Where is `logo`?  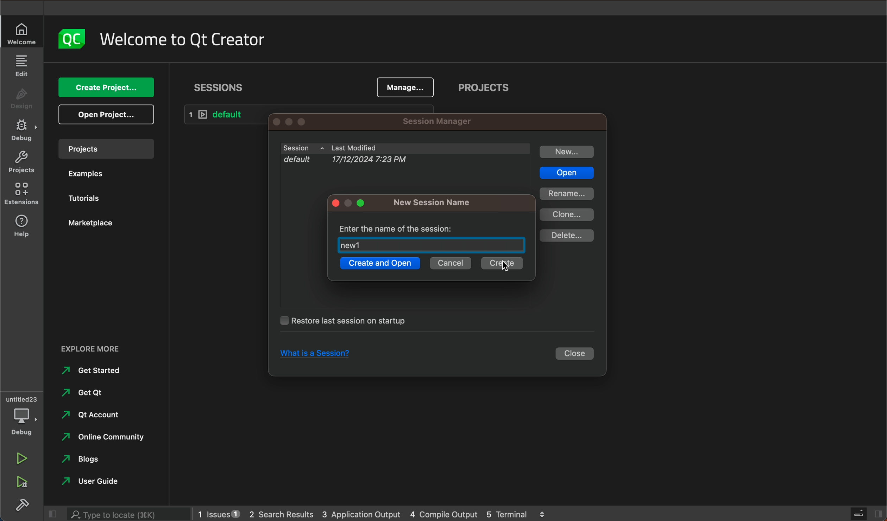
logo is located at coordinates (70, 38).